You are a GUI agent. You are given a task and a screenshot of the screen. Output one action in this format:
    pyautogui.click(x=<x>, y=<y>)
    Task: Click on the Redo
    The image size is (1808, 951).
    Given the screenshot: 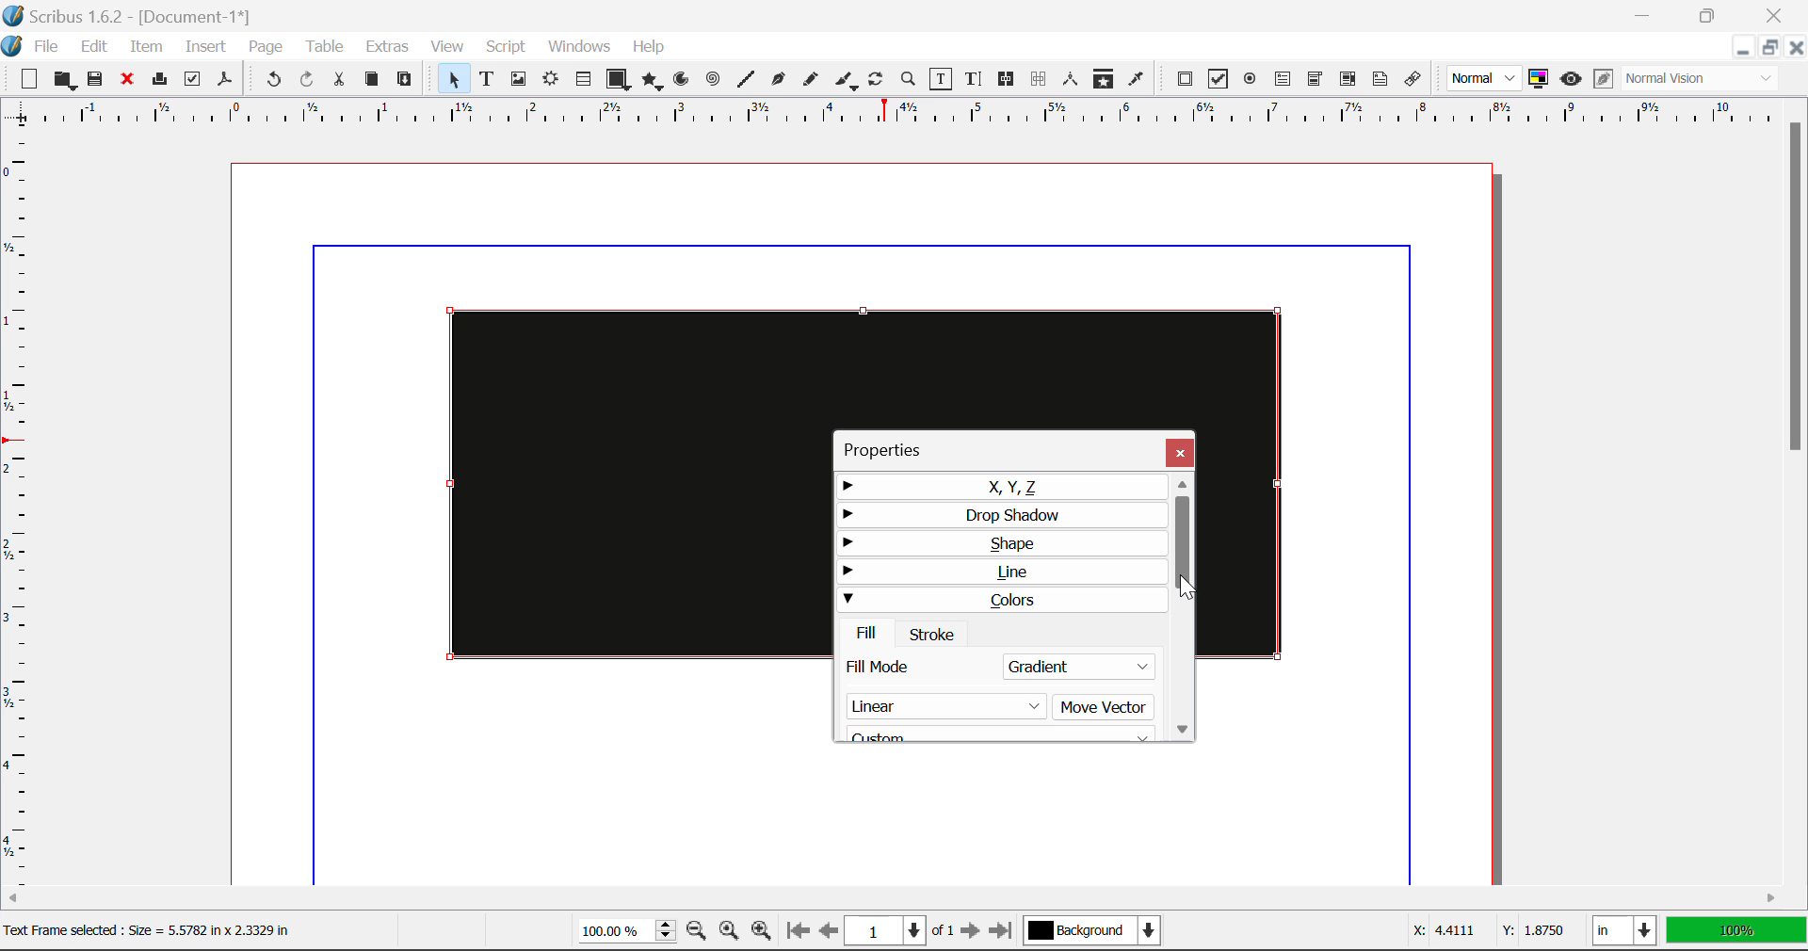 What is the action you would take?
    pyautogui.click(x=307, y=82)
    